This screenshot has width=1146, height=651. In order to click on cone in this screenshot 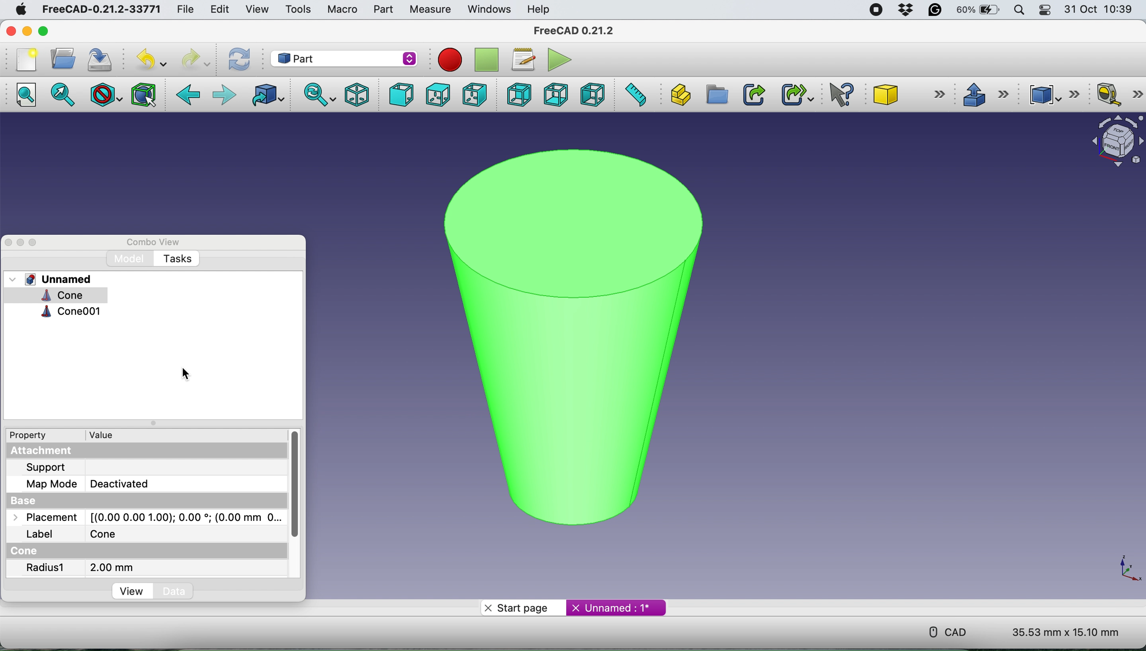, I will do `click(911, 96)`.